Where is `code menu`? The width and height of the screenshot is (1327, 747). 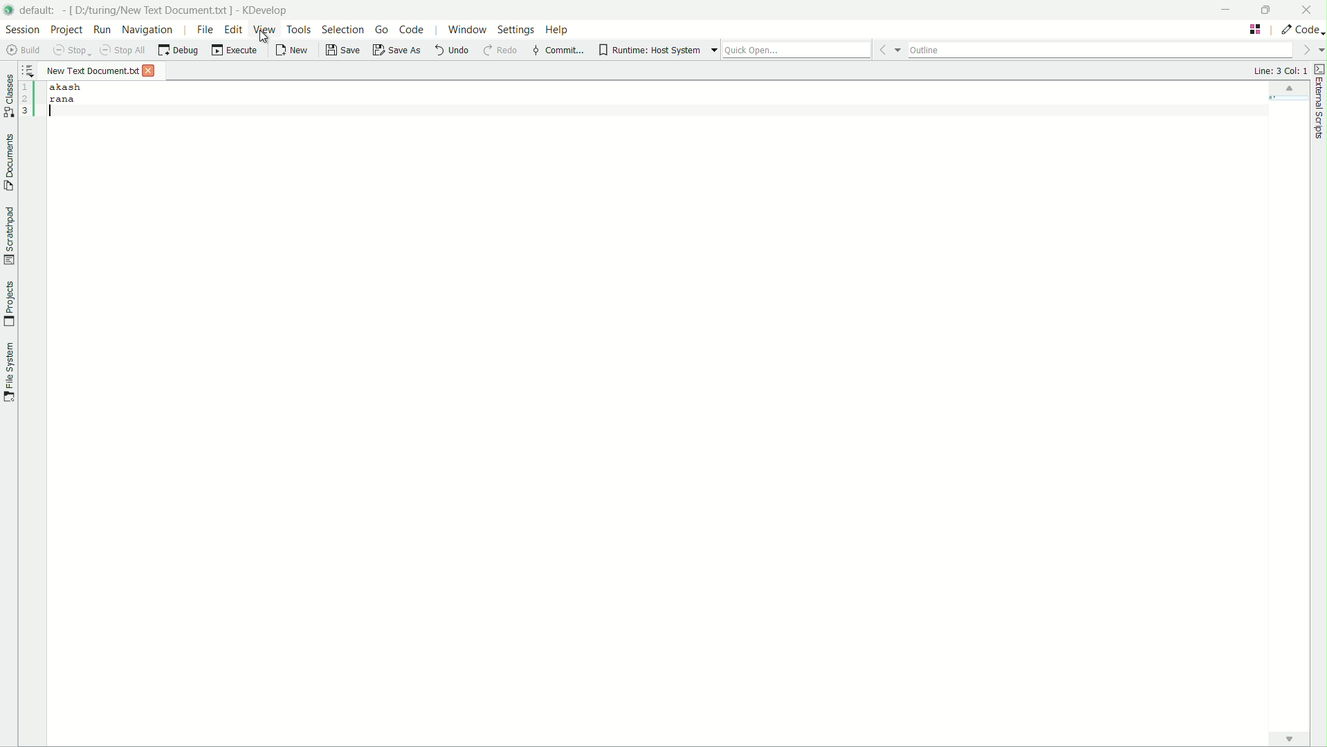 code menu is located at coordinates (412, 30).